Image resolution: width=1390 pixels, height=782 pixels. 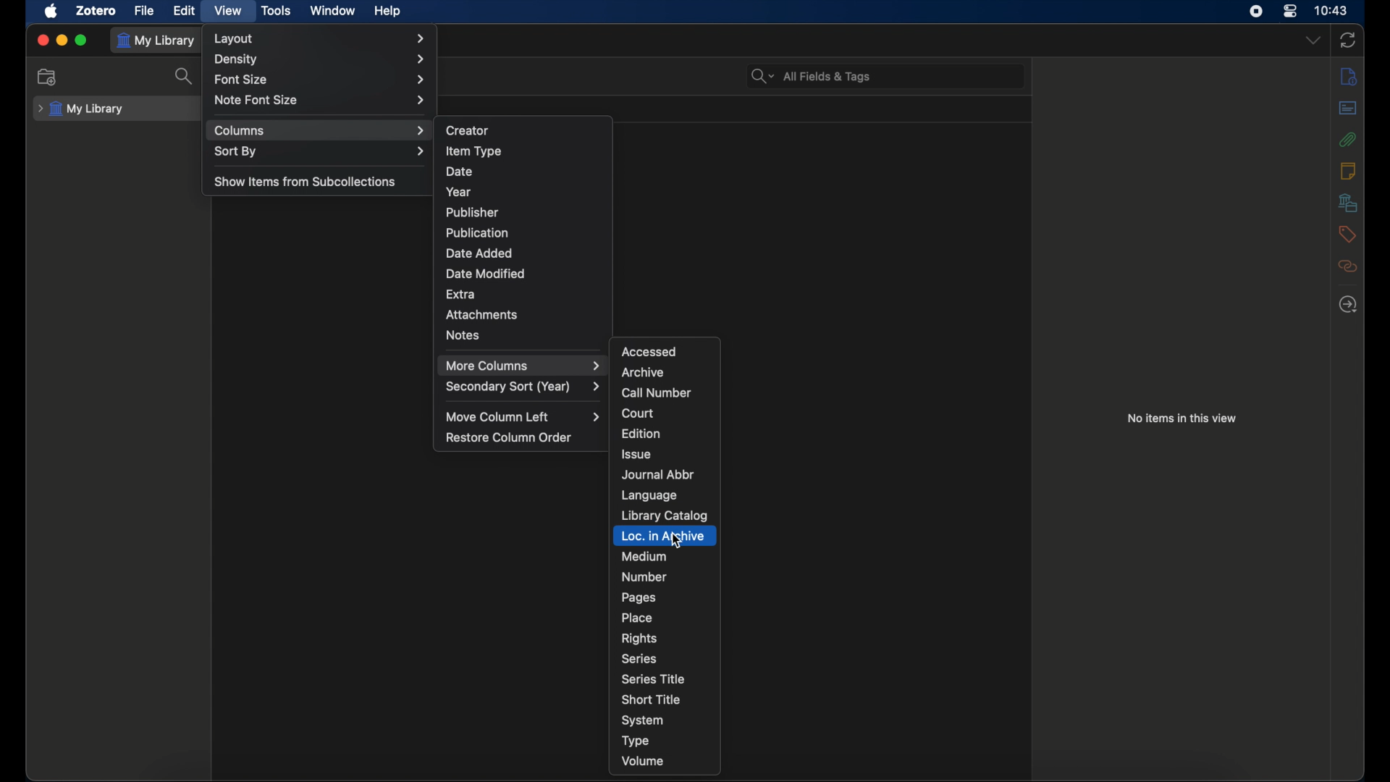 I want to click on secondary sort, so click(x=525, y=387).